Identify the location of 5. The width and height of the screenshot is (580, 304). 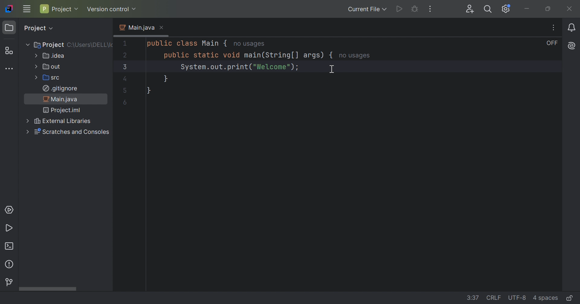
(125, 91).